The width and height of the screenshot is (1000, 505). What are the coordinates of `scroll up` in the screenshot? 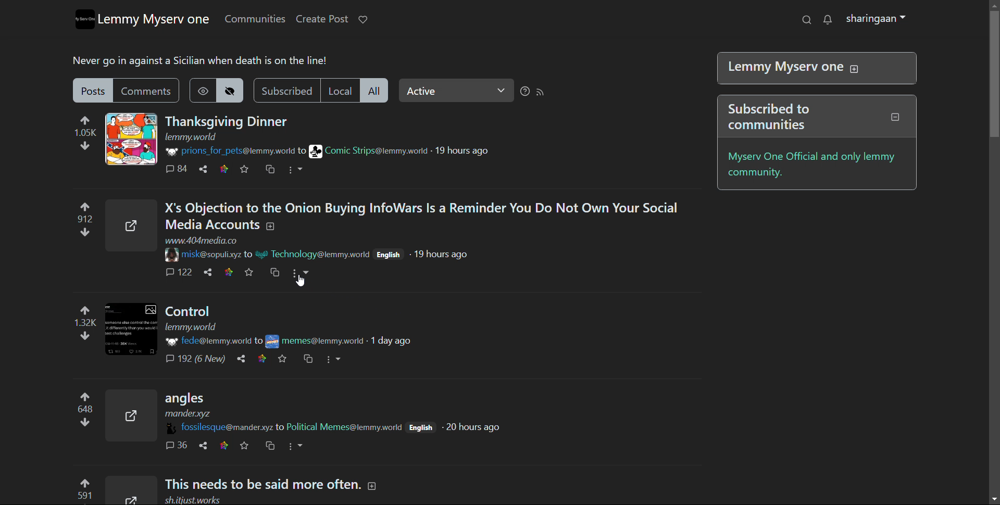 It's located at (994, 4).